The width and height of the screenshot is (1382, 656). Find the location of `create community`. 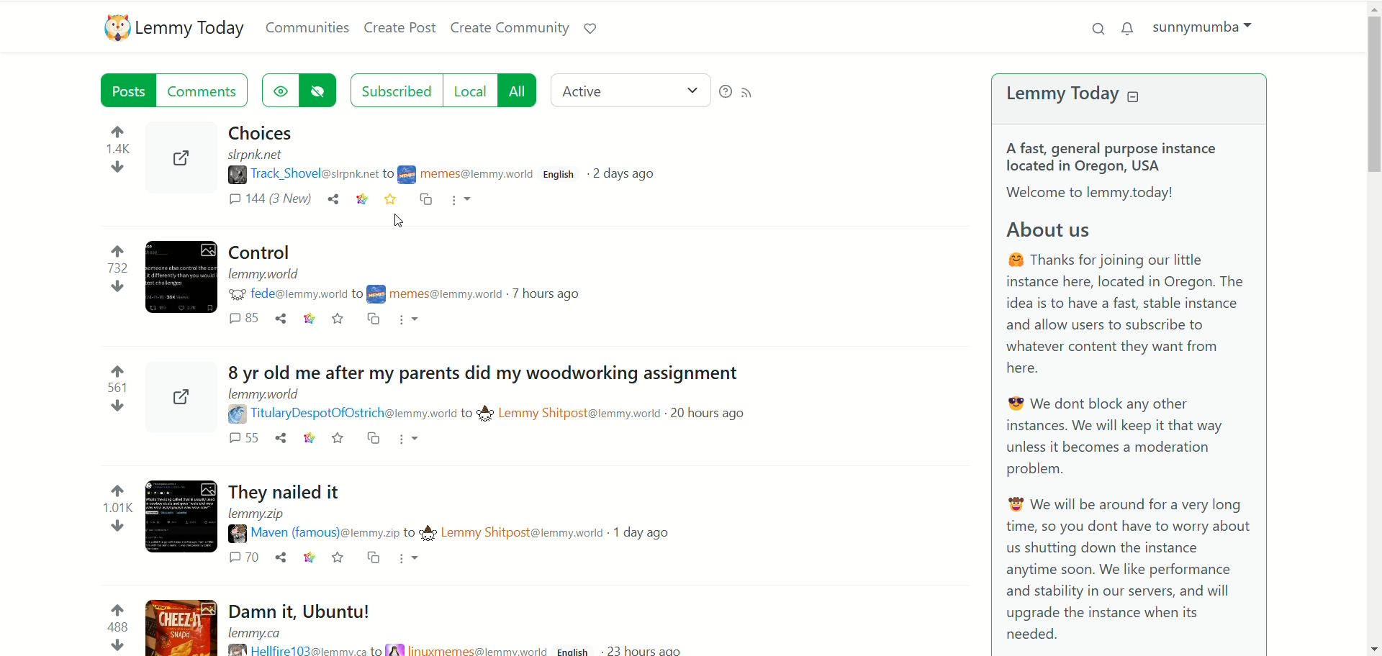

create community is located at coordinates (510, 29).